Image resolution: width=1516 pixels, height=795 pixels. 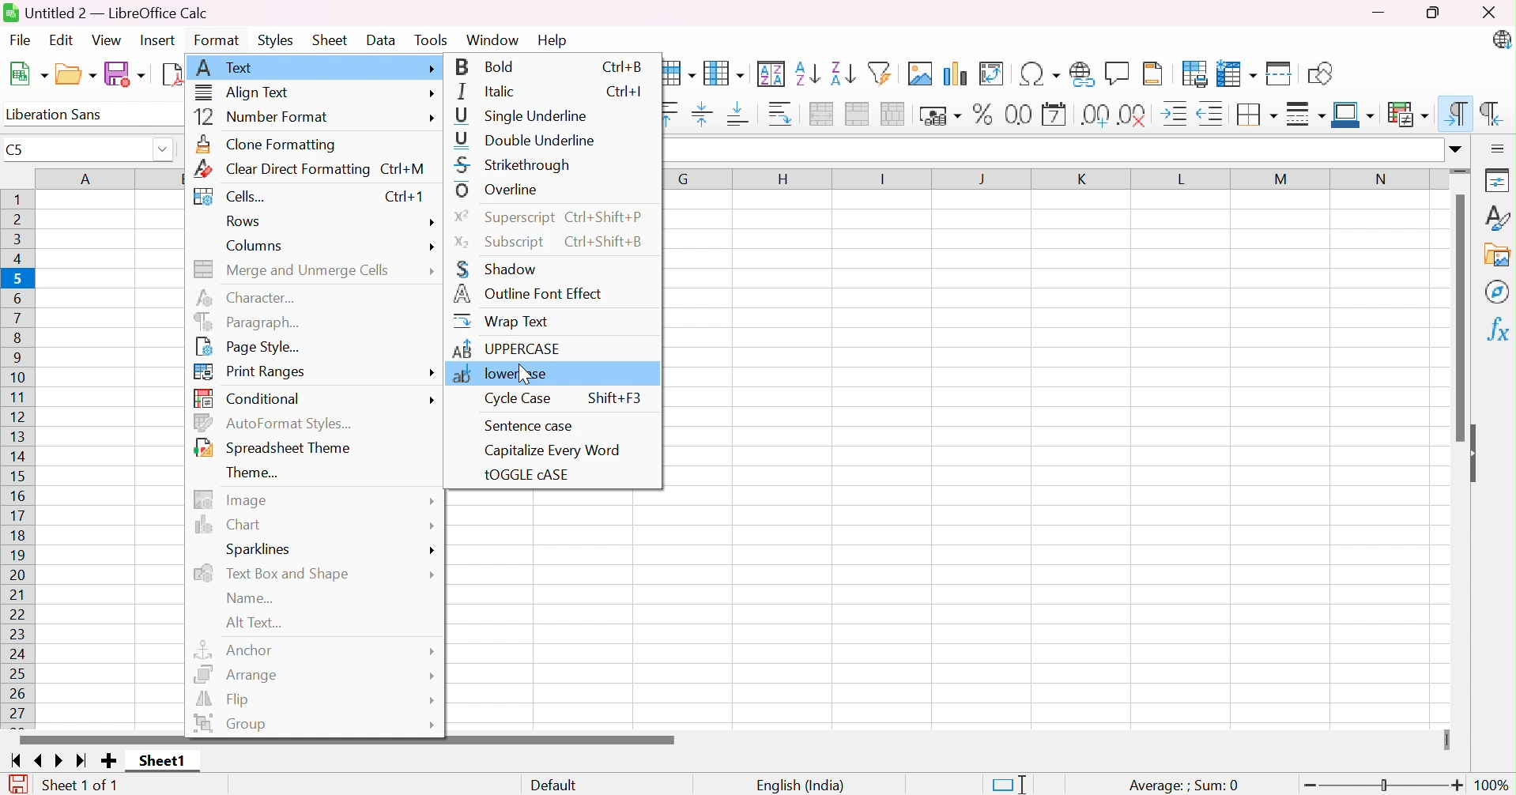 I want to click on Define Print Area, so click(x=1194, y=73).